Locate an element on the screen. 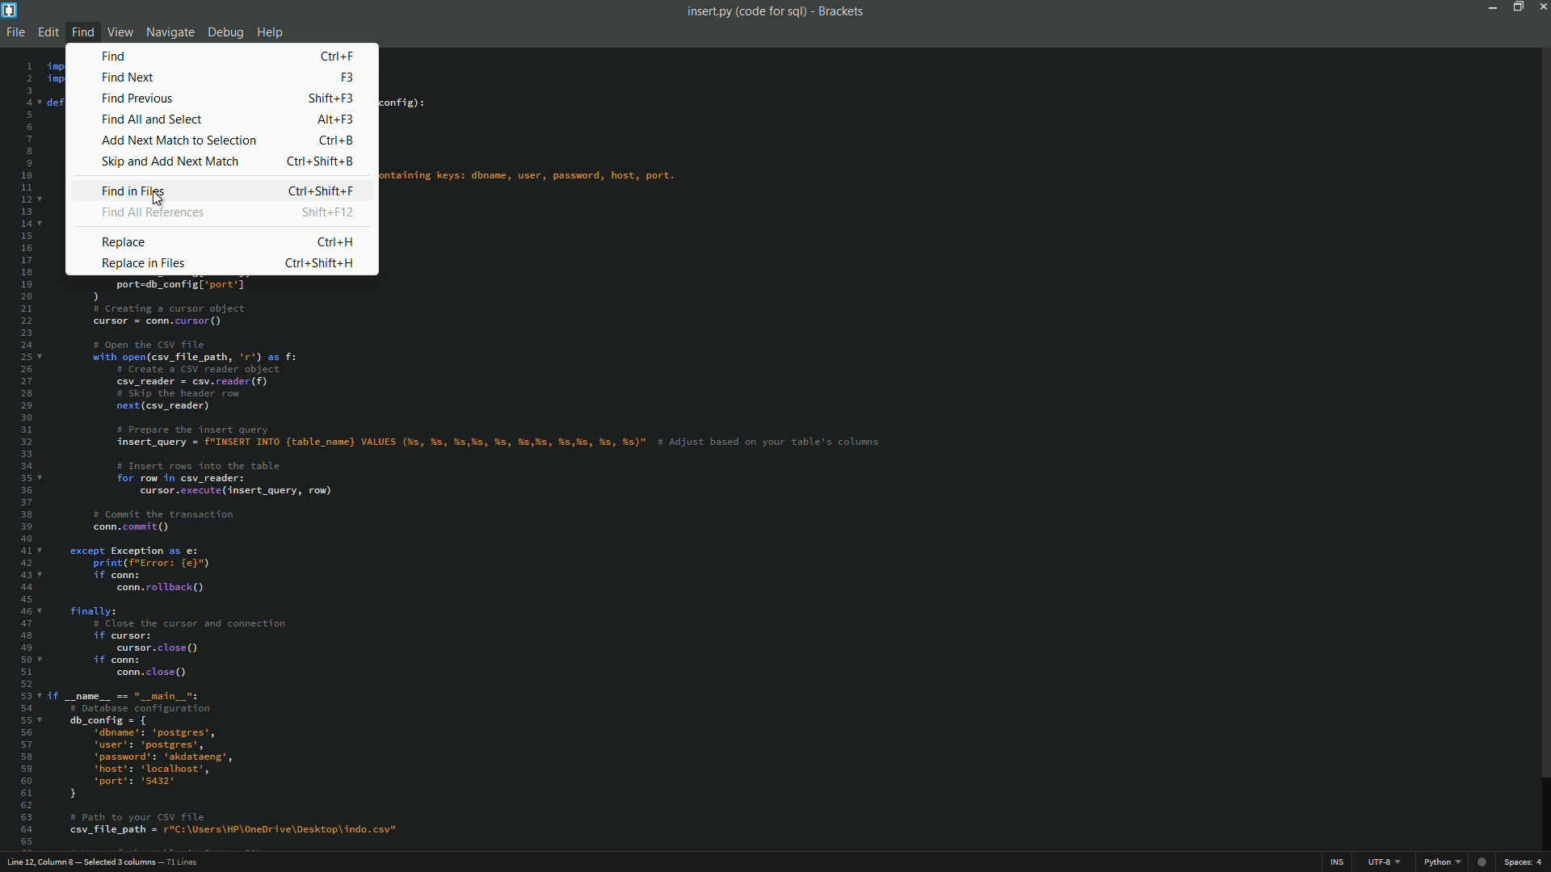 The image size is (1551, 872). app icon is located at coordinates (10, 10).